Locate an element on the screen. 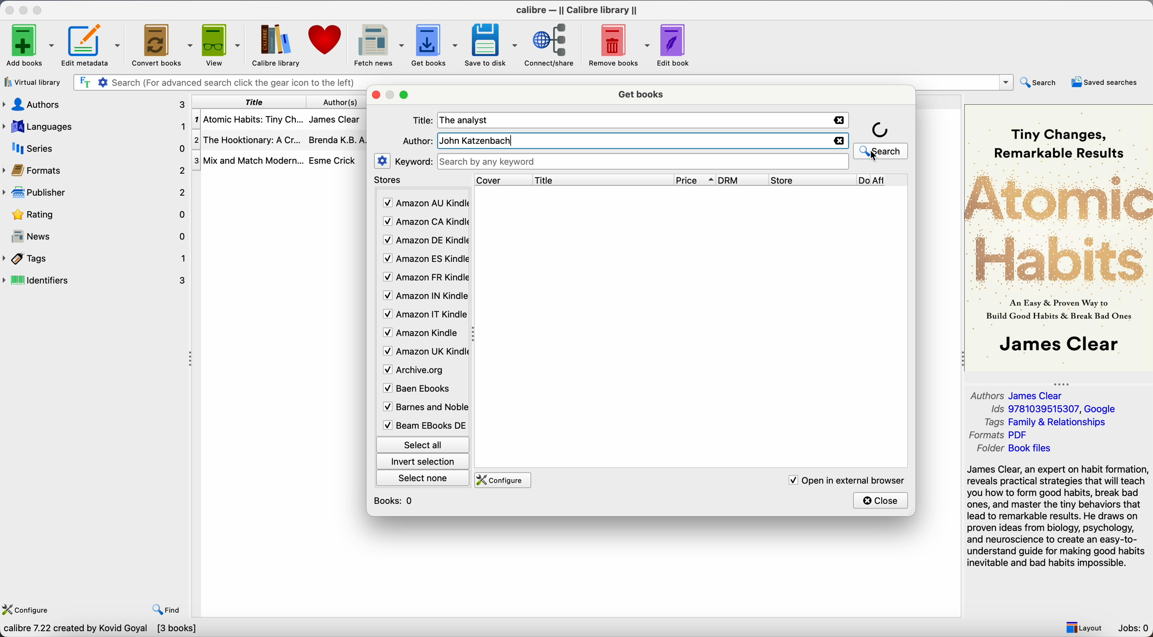 Image resolution: width=1153 pixels, height=637 pixels. Amazon Kindle is located at coordinates (422, 334).